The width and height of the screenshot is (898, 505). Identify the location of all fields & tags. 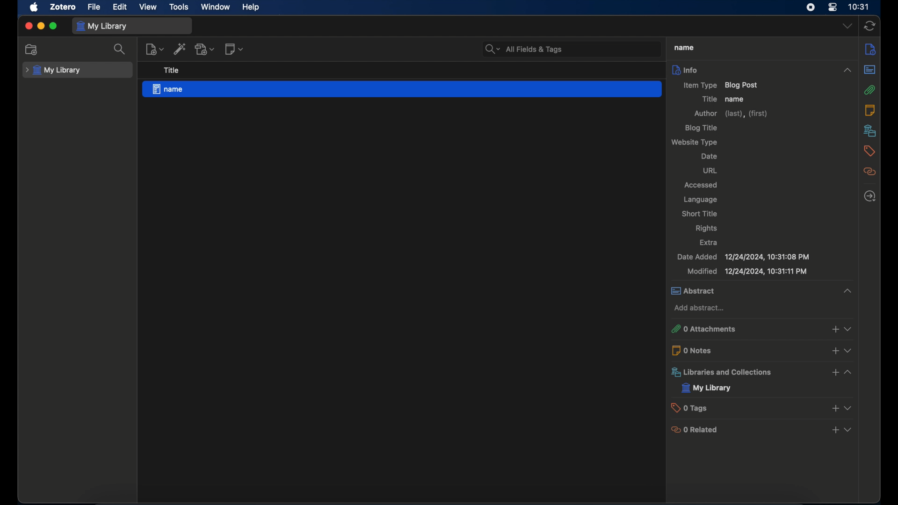
(525, 49).